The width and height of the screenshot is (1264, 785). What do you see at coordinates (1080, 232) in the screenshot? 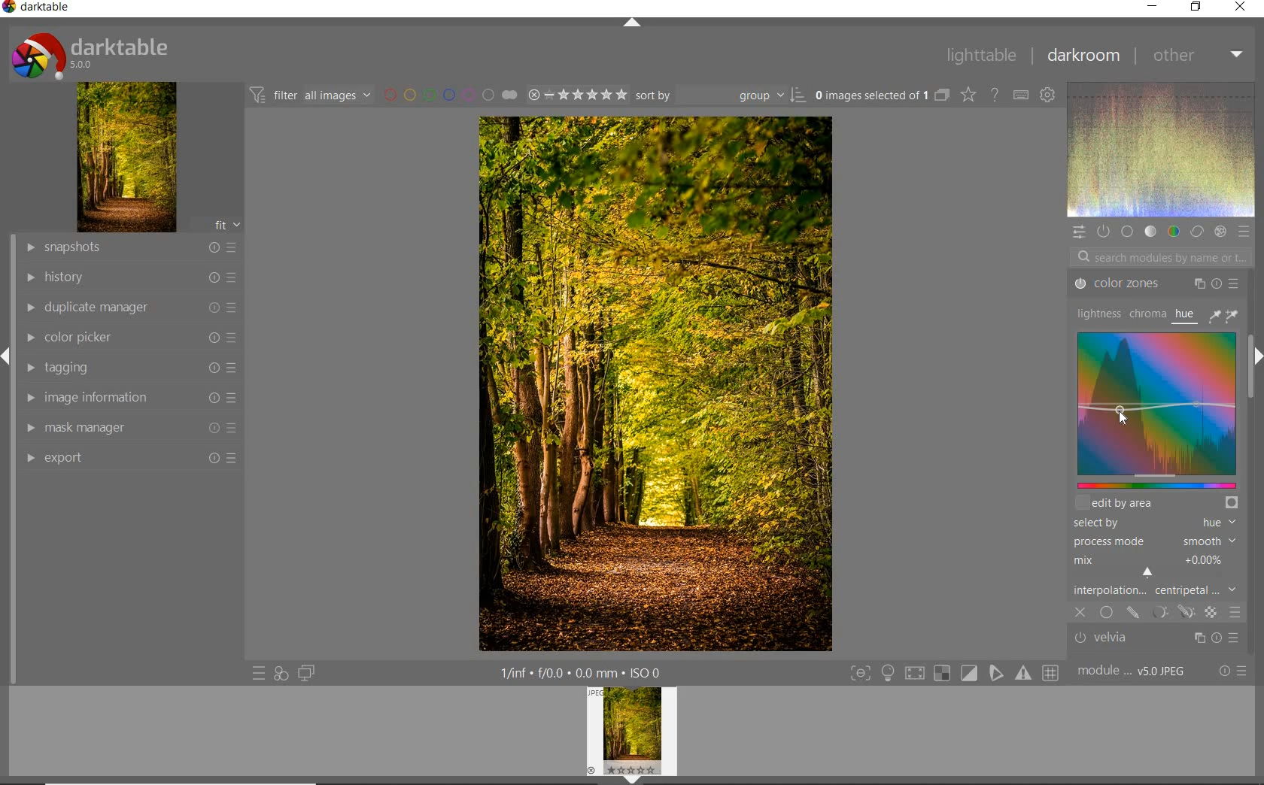
I see `QUICK ACCESS PANEL` at bounding box center [1080, 232].